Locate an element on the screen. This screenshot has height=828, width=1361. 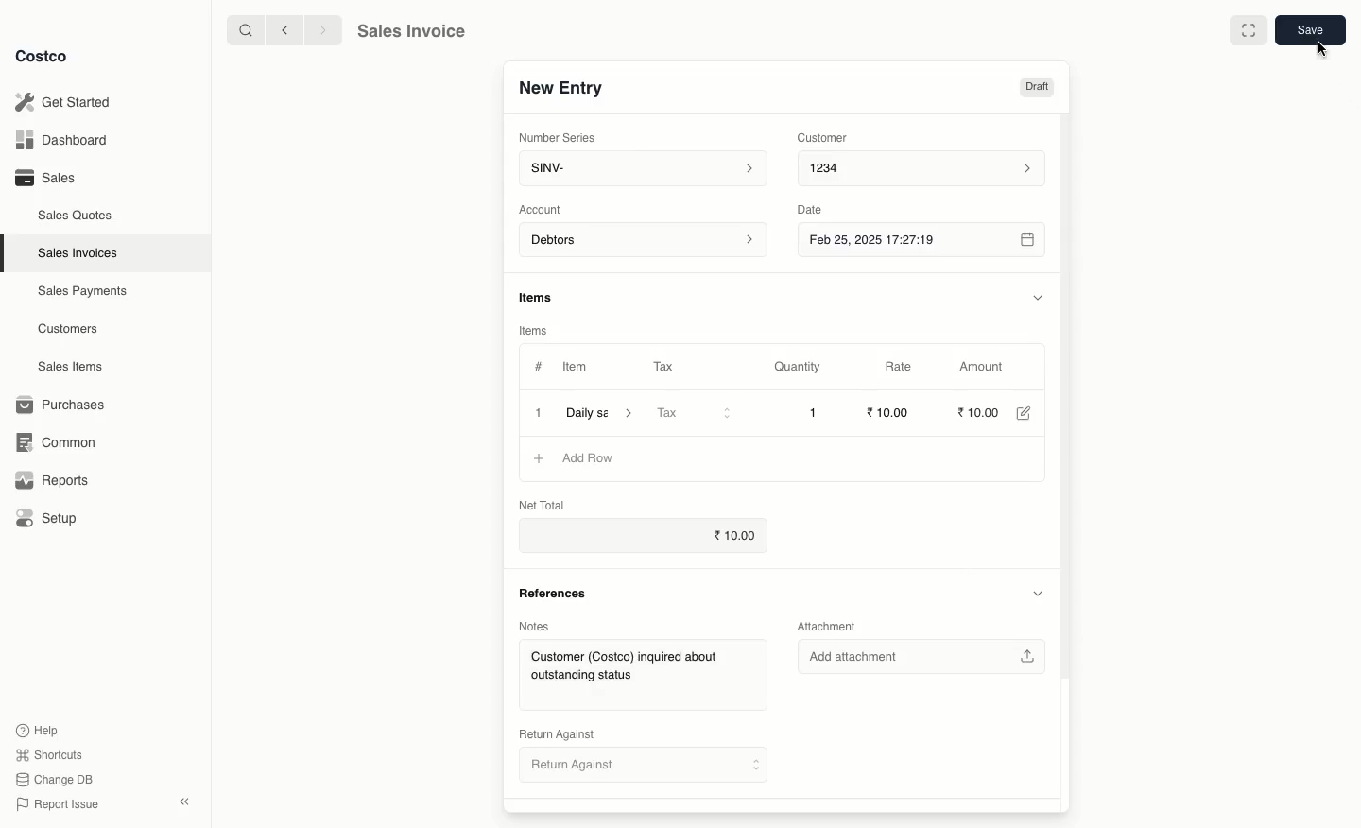
Edit is located at coordinates (1030, 413).